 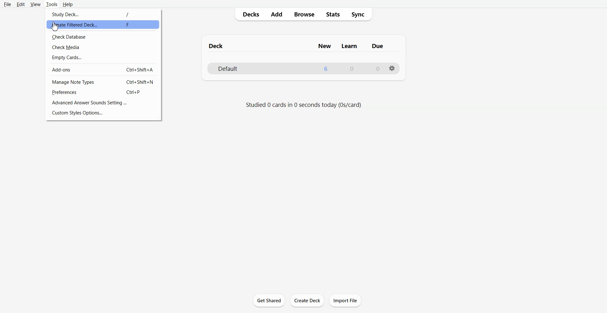 What do you see at coordinates (345, 300) in the screenshot?
I see `Import File` at bounding box center [345, 300].